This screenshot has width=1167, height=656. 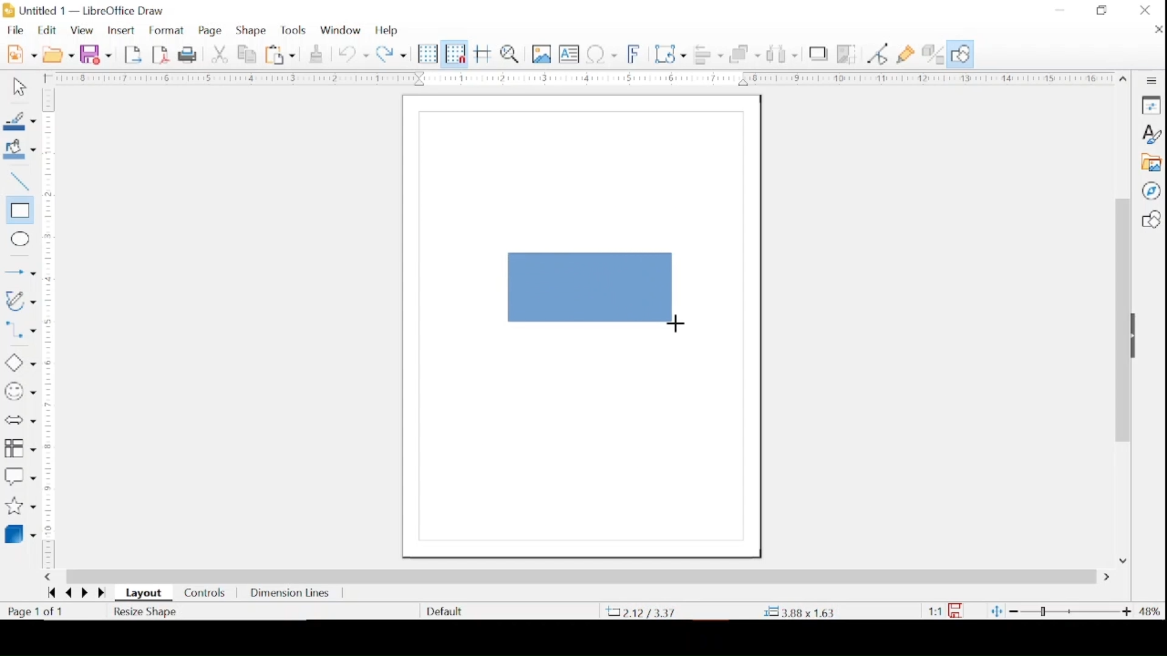 I want to click on scroll up arrow, so click(x=1124, y=77).